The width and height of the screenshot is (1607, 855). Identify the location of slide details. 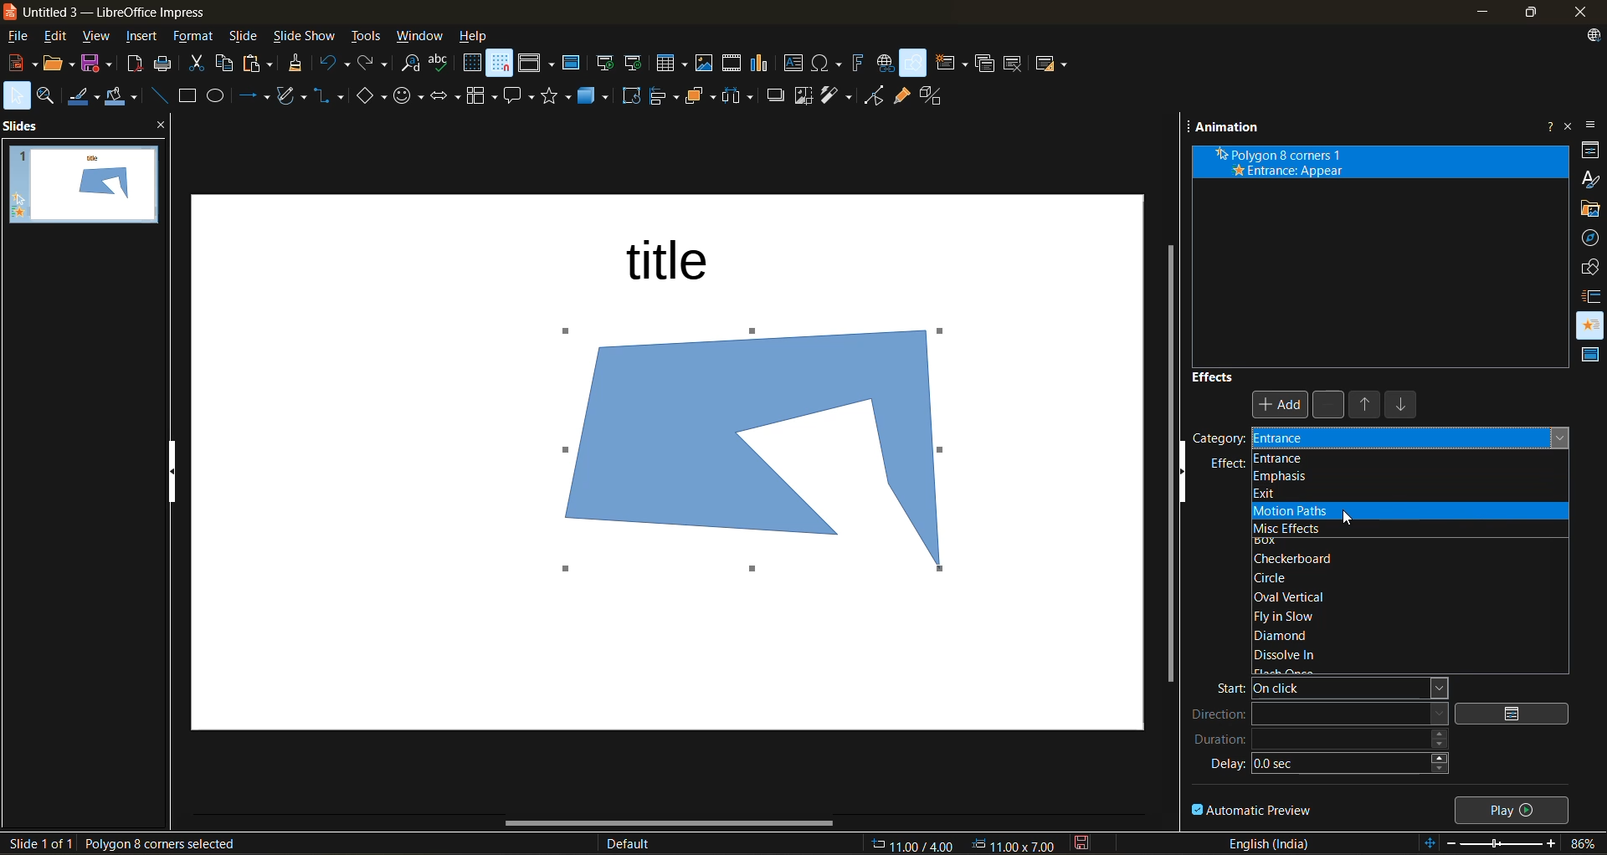
(39, 844).